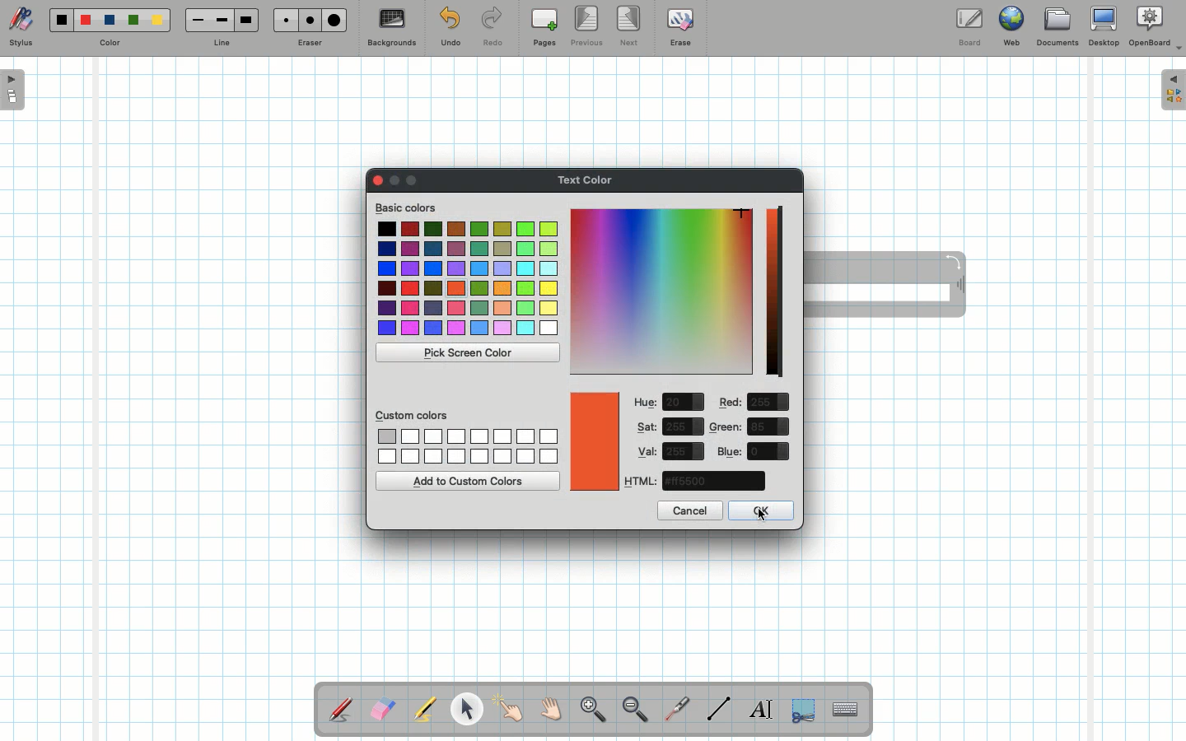 This screenshot has width=1186, height=741. What do you see at coordinates (222, 44) in the screenshot?
I see `Line` at bounding box center [222, 44].